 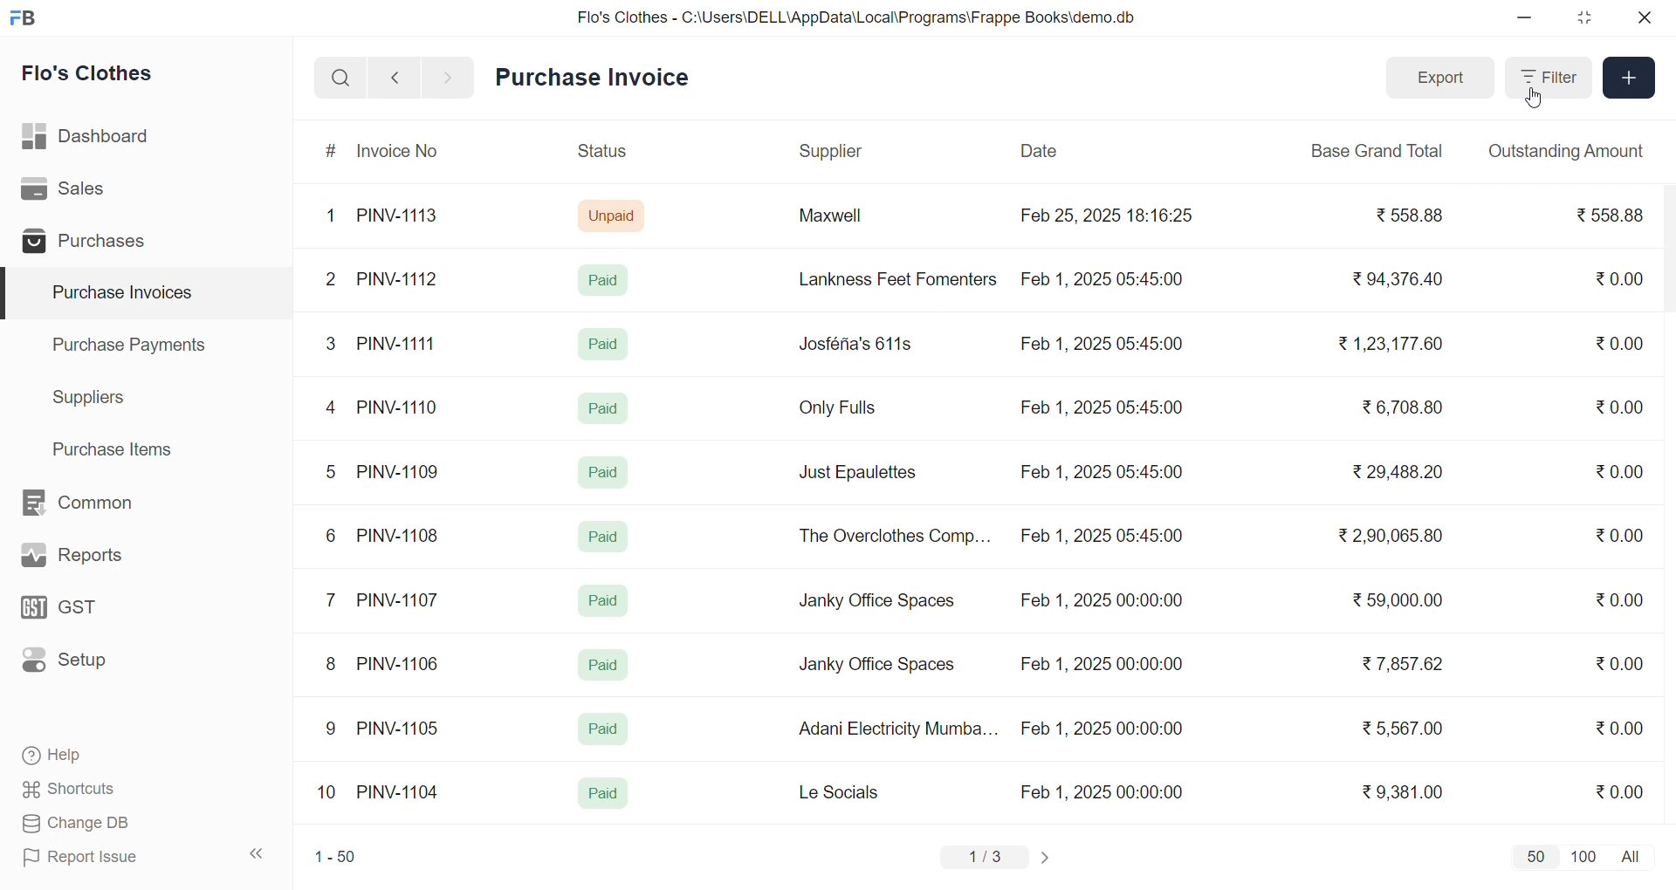 I want to click on 6, so click(x=331, y=535).